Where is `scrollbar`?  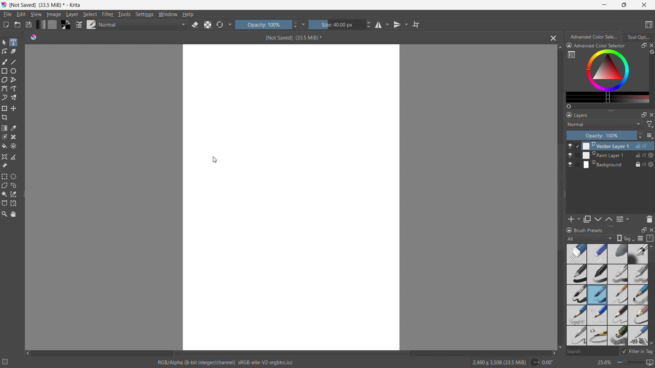
scrollbar is located at coordinates (651, 286).